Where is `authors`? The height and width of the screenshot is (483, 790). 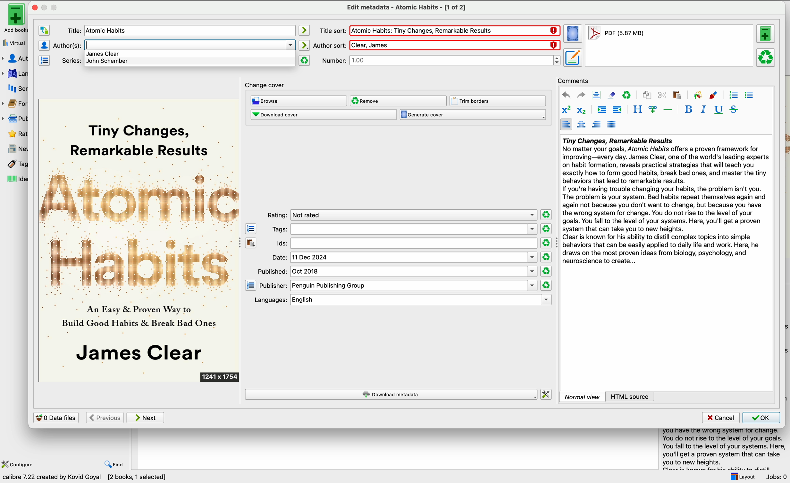
authors is located at coordinates (16, 59).